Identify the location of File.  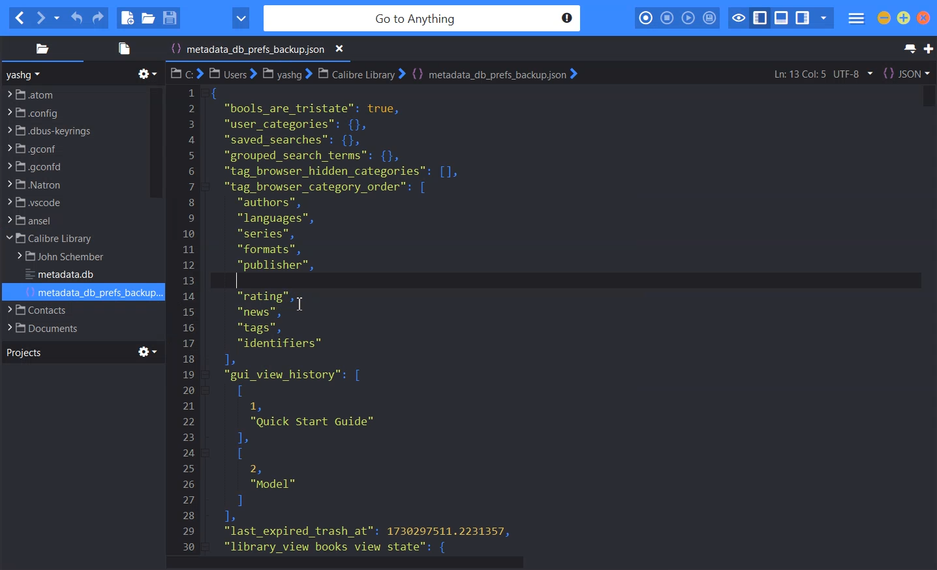
(71, 327).